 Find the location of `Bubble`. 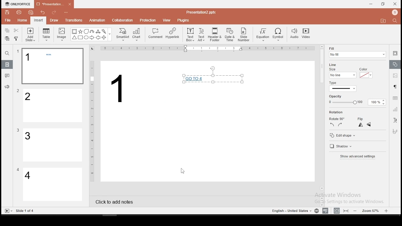

Bubble is located at coordinates (86, 31).